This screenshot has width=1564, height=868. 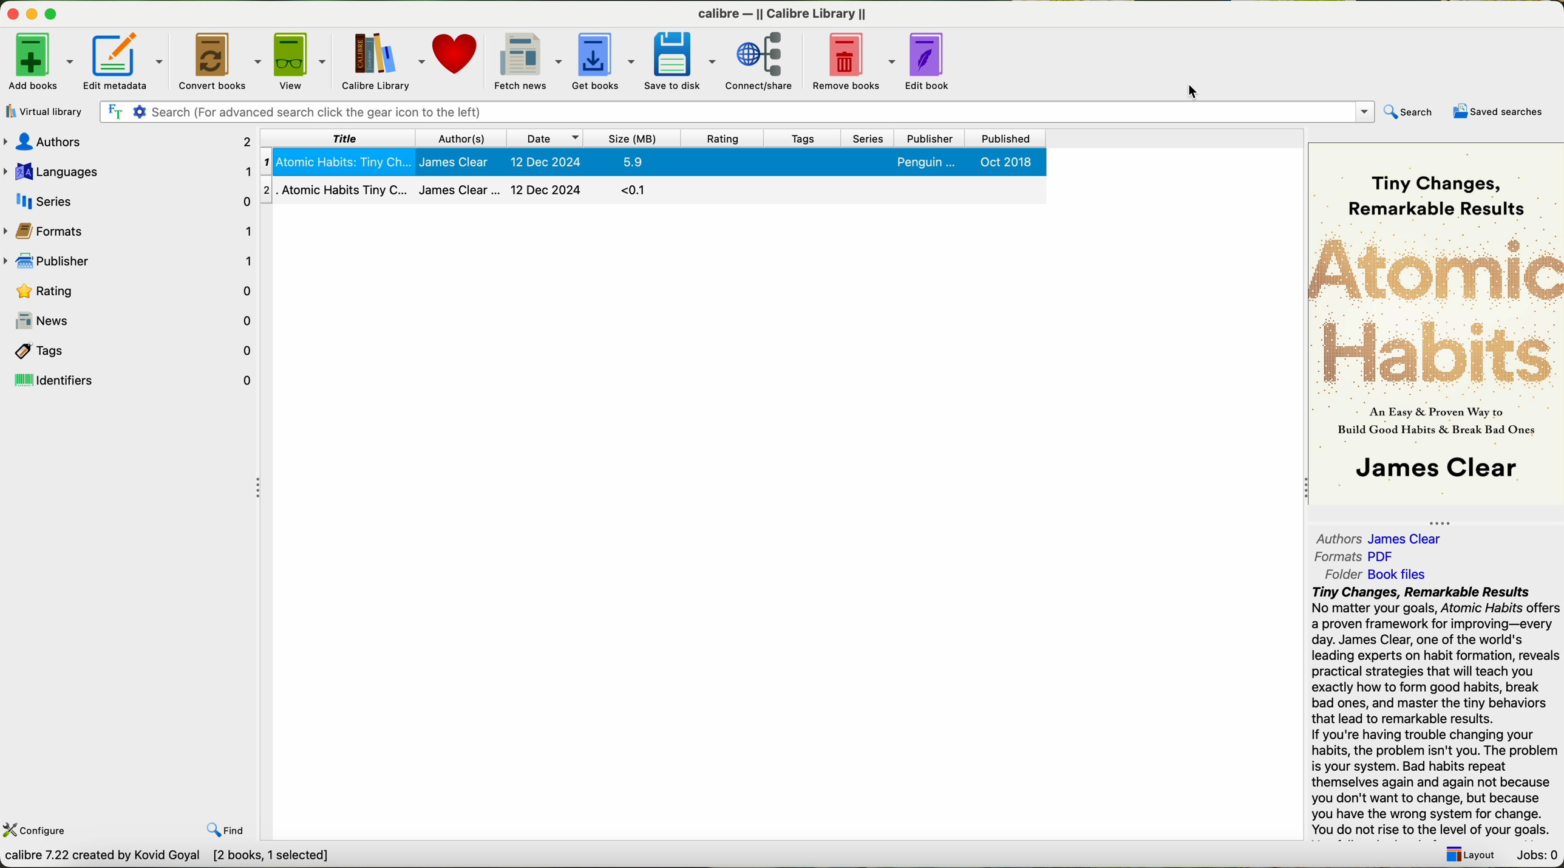 I want to click on edit book, so click(x=931, y=63).